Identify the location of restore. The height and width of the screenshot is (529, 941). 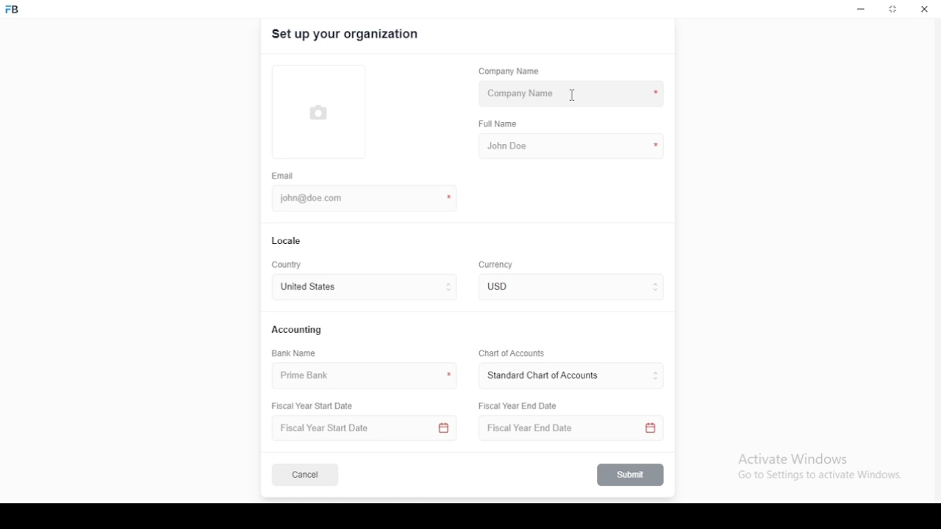
(894, 10).